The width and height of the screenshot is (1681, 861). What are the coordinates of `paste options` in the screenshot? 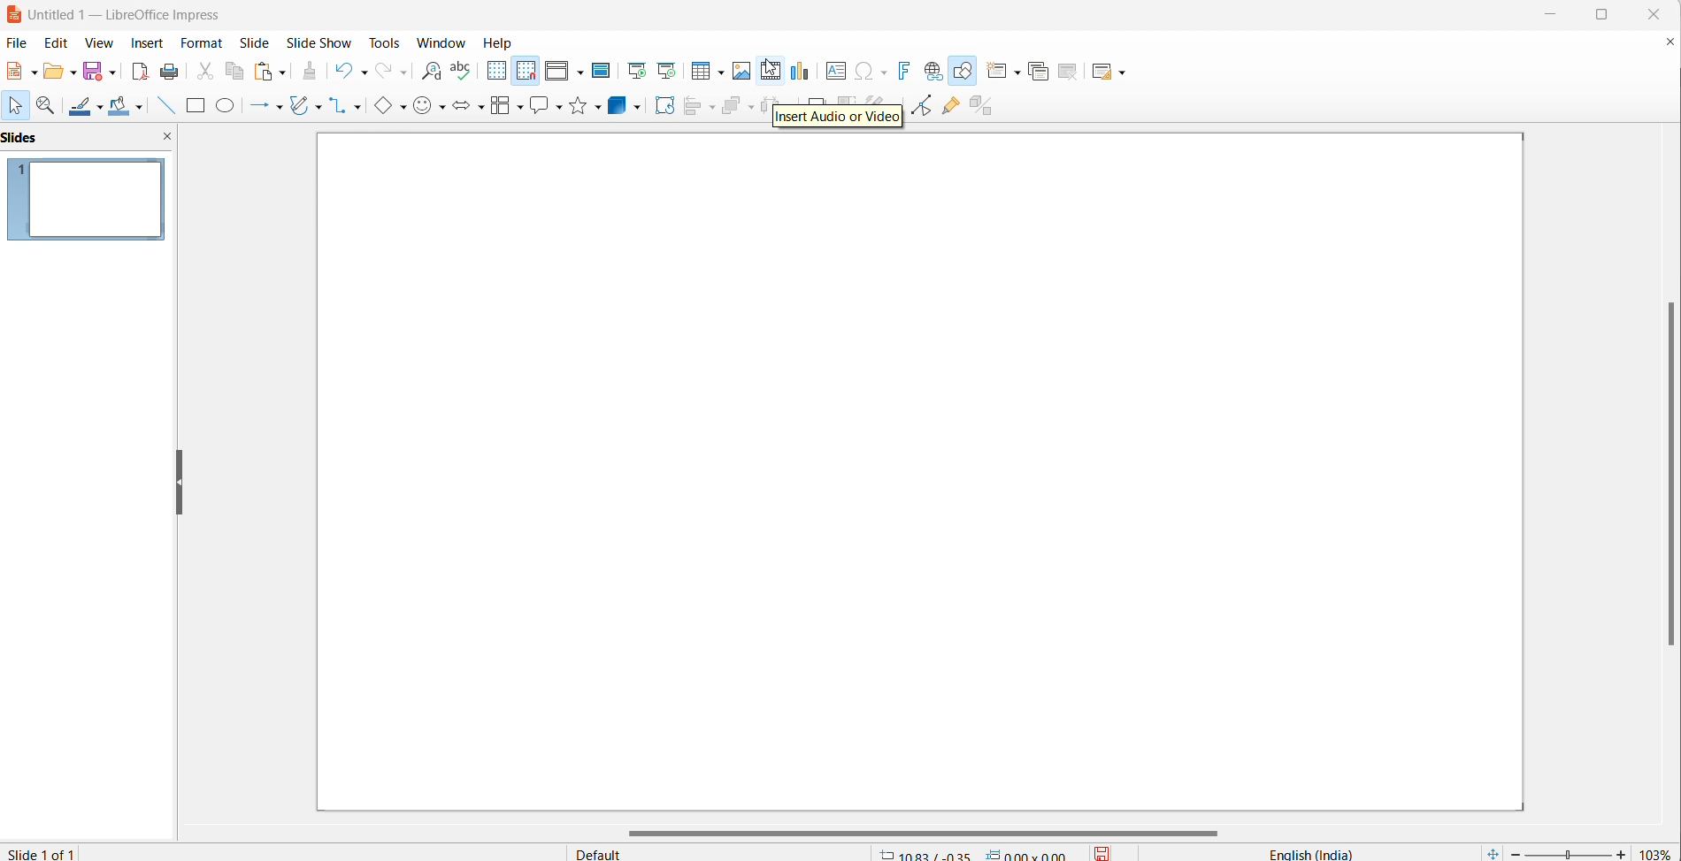 It's located at (284, 72).